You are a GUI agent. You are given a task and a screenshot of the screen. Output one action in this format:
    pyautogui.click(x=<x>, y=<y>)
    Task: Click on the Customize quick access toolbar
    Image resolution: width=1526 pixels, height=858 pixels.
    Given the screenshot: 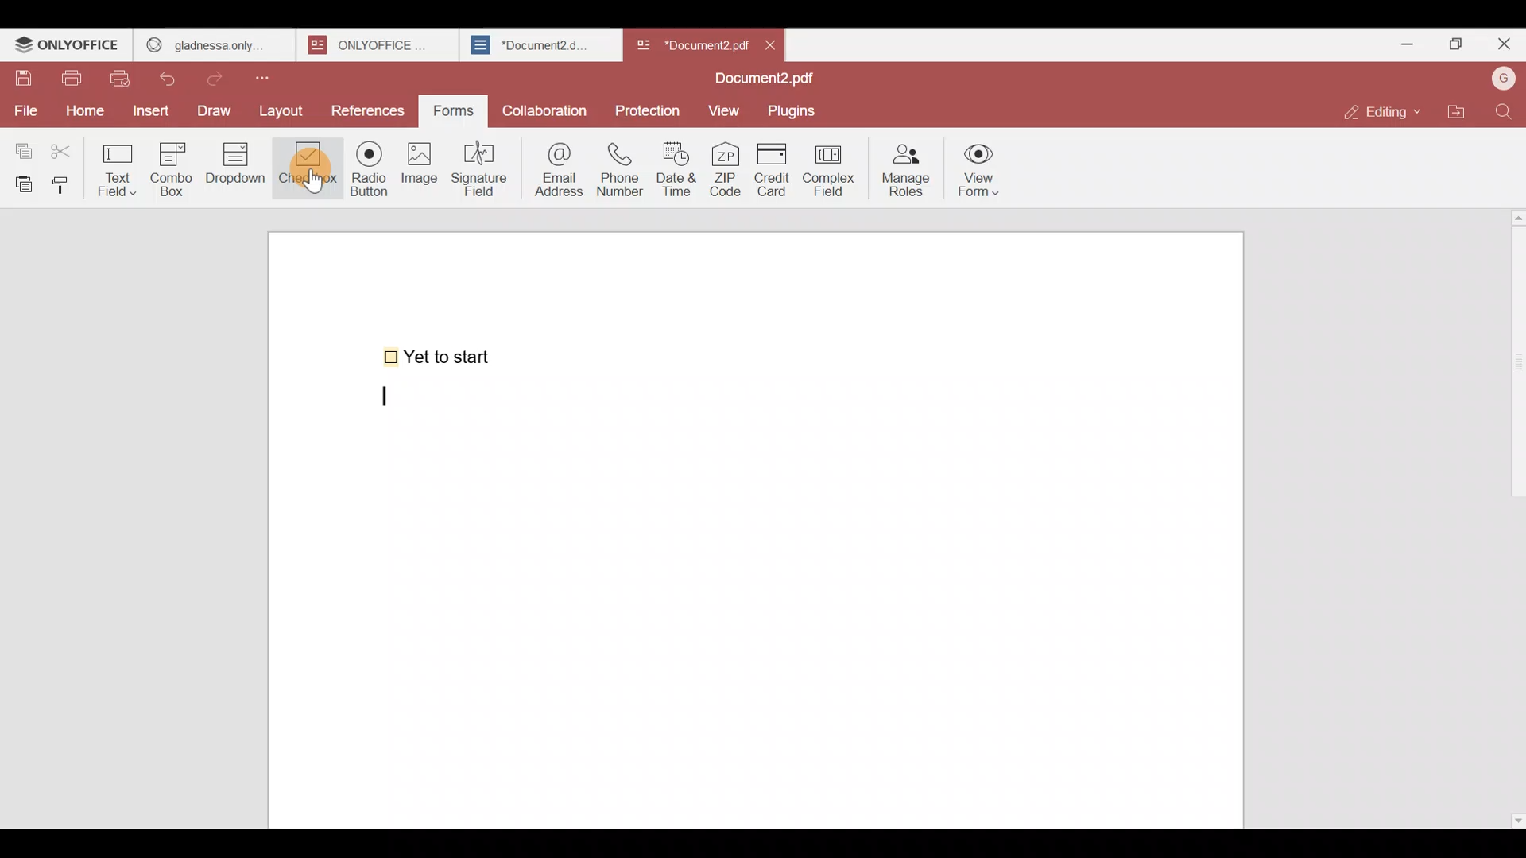 What is the action you would take?
    pyautogui.click(x=276, y=75)
    